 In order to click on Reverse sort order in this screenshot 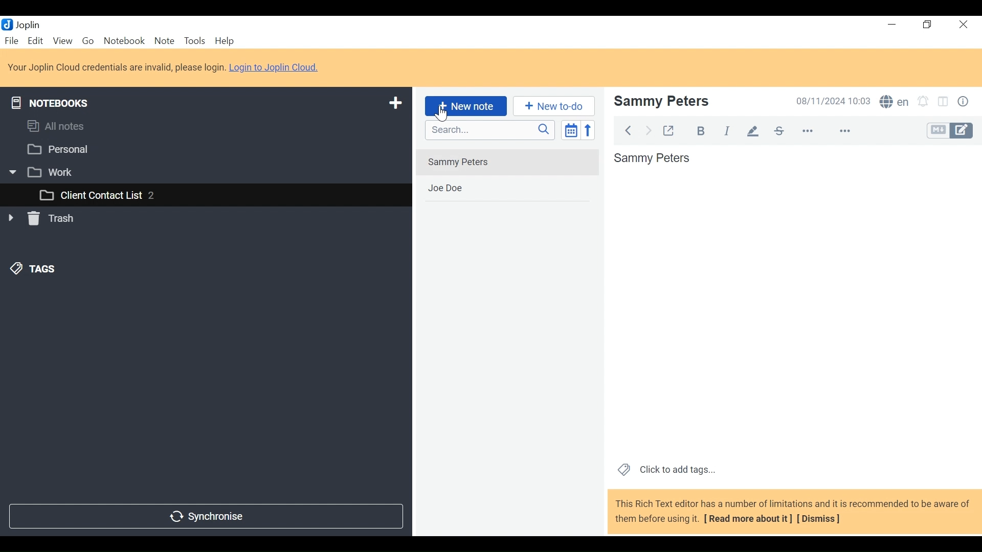, I will do `click(587, 130)`.